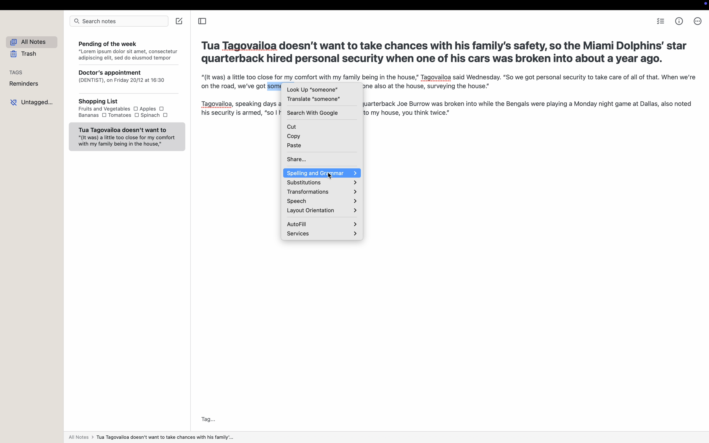 This screenshot has width=709, height=443. What do you see at coordinates (445, 51) in the screenshot?
I see `Tua Tagovailoa doesn’t want to take chances with his family's safety, so the Miami Dolphins’ star
quarterback hired personal security when one of his cars was broken into about a year ago.` at bounding box center [445, 51].